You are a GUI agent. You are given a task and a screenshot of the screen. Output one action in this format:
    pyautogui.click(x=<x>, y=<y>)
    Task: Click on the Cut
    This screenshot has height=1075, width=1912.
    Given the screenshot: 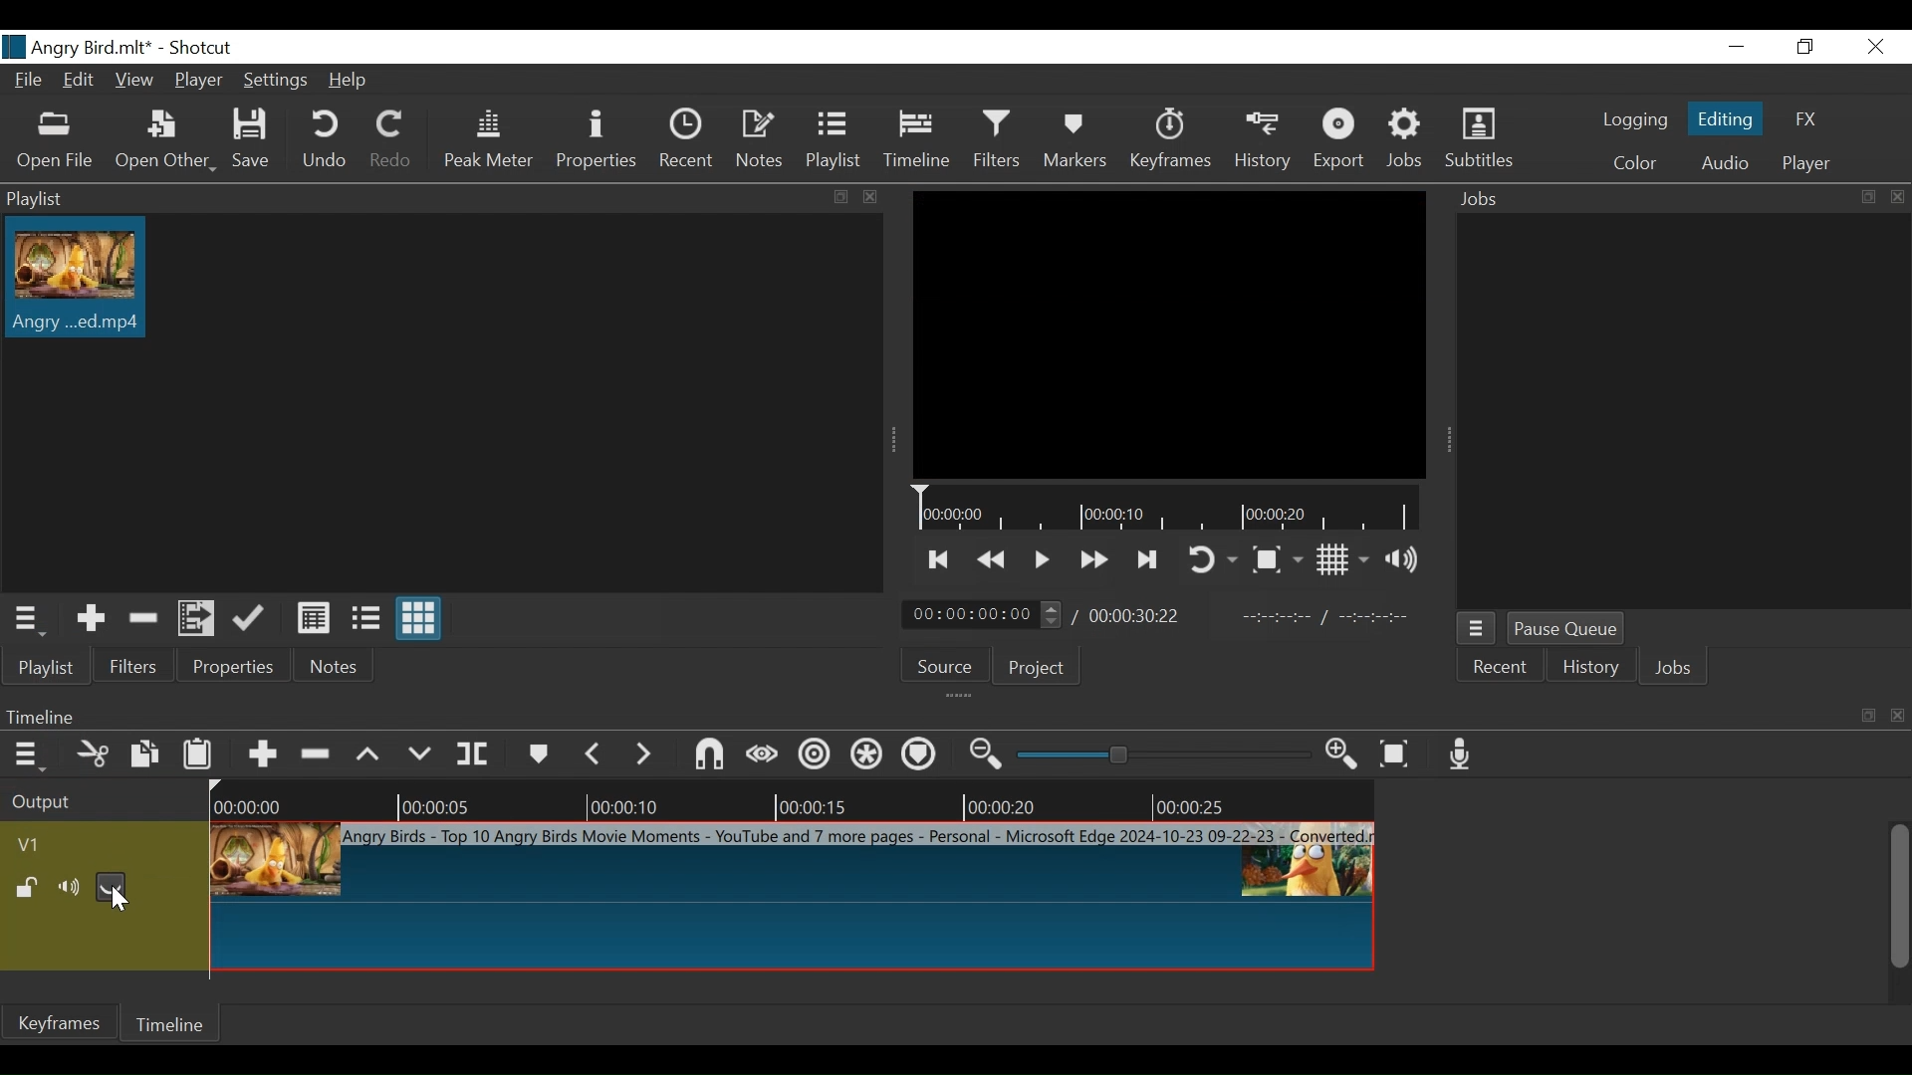 What is the action you would take?
    pyautogui.click(x=93, y=754)
    